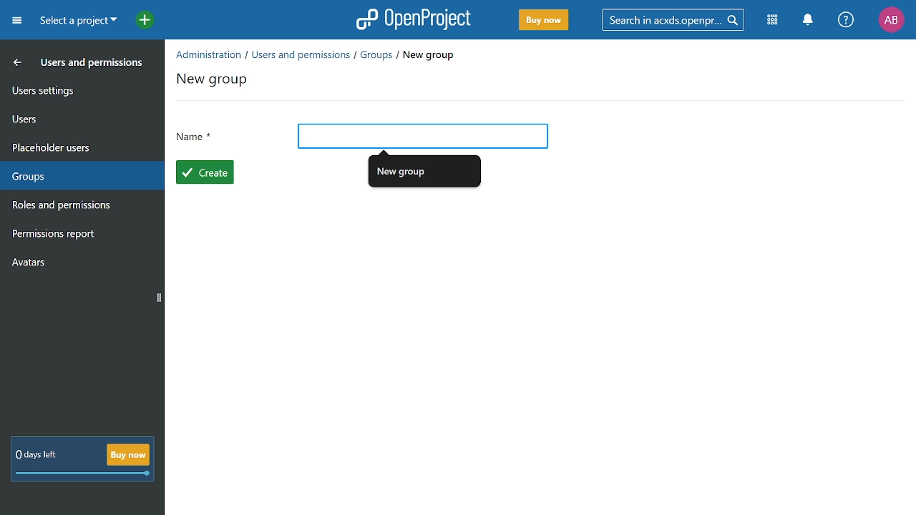 The image size is (916, 515). What do you see at coordinates (159, 298) in the screenshot?
I see `Vertical scrollbar` at bounding box center [159, 298].